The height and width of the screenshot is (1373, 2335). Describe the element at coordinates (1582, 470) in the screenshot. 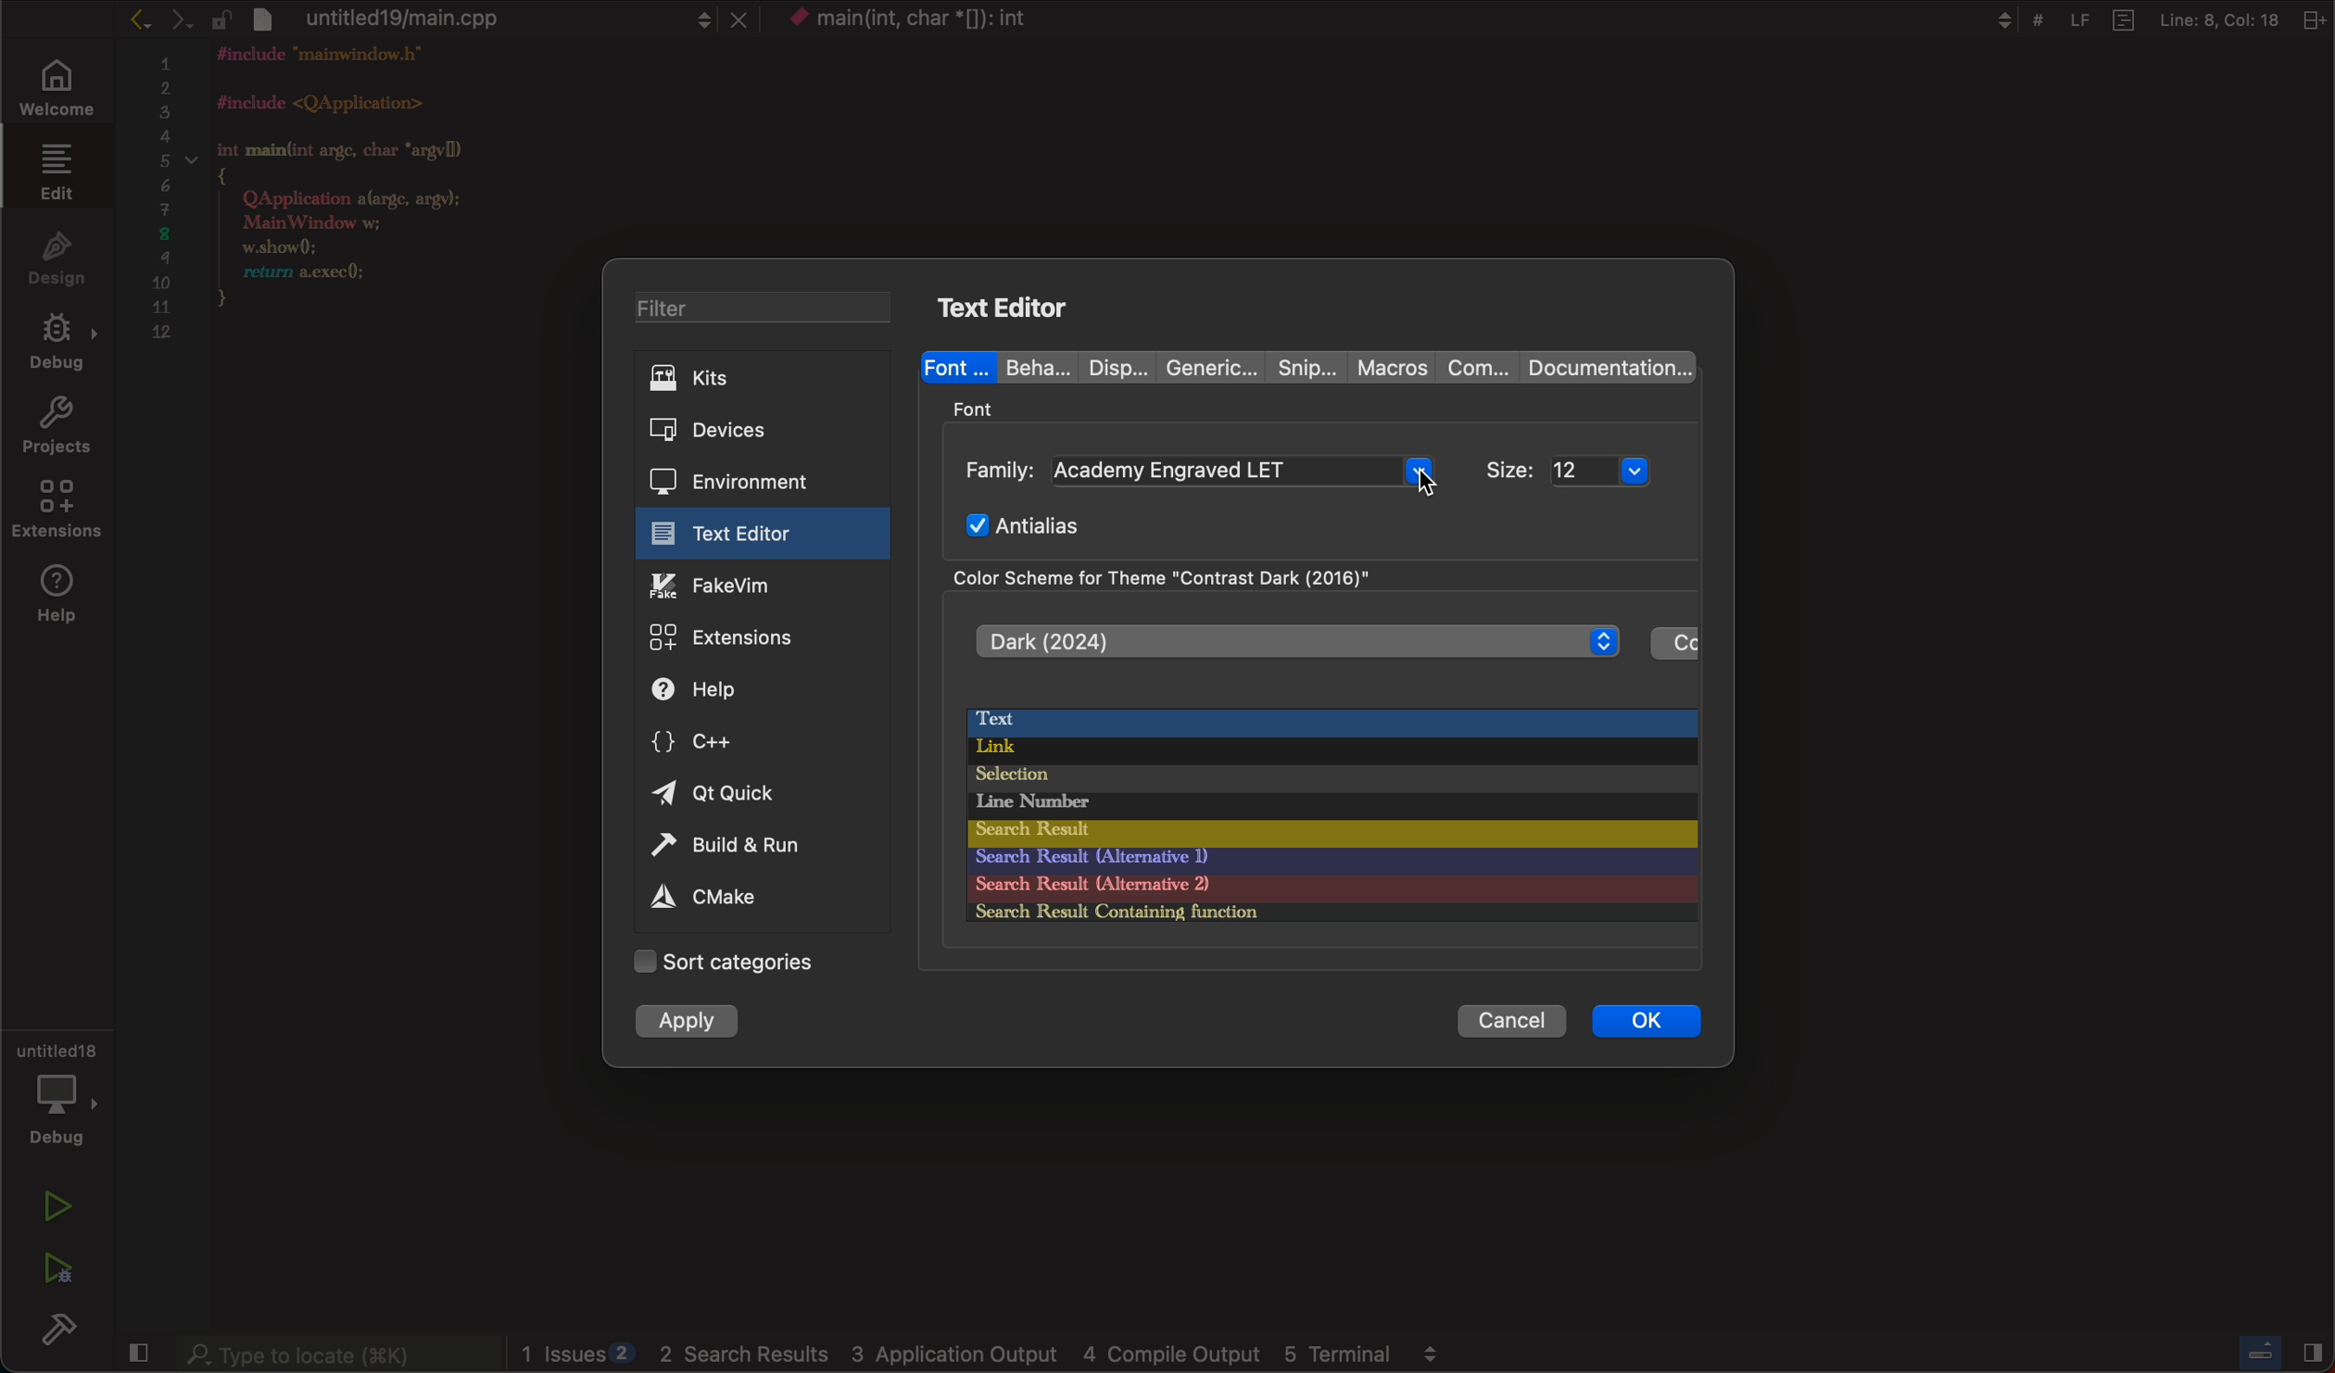

I see `size` at that location.